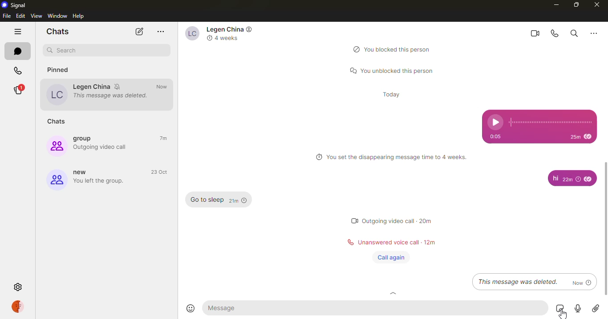 This screenshot has width=608, height=319. Describe the element at coordinates (19, 51) in the screenshot. I see `chats` at that location.